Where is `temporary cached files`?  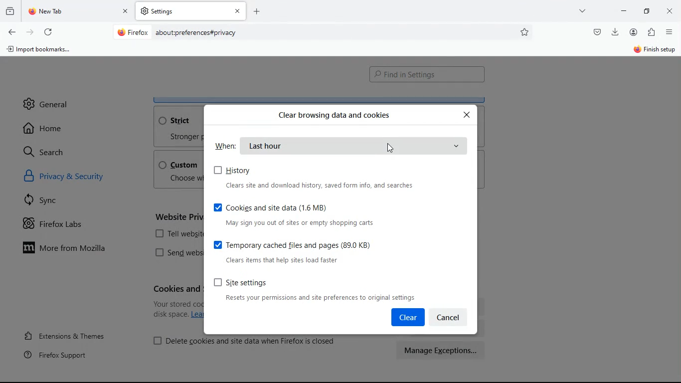
temporary cached files is located at coordinates (307, 251).